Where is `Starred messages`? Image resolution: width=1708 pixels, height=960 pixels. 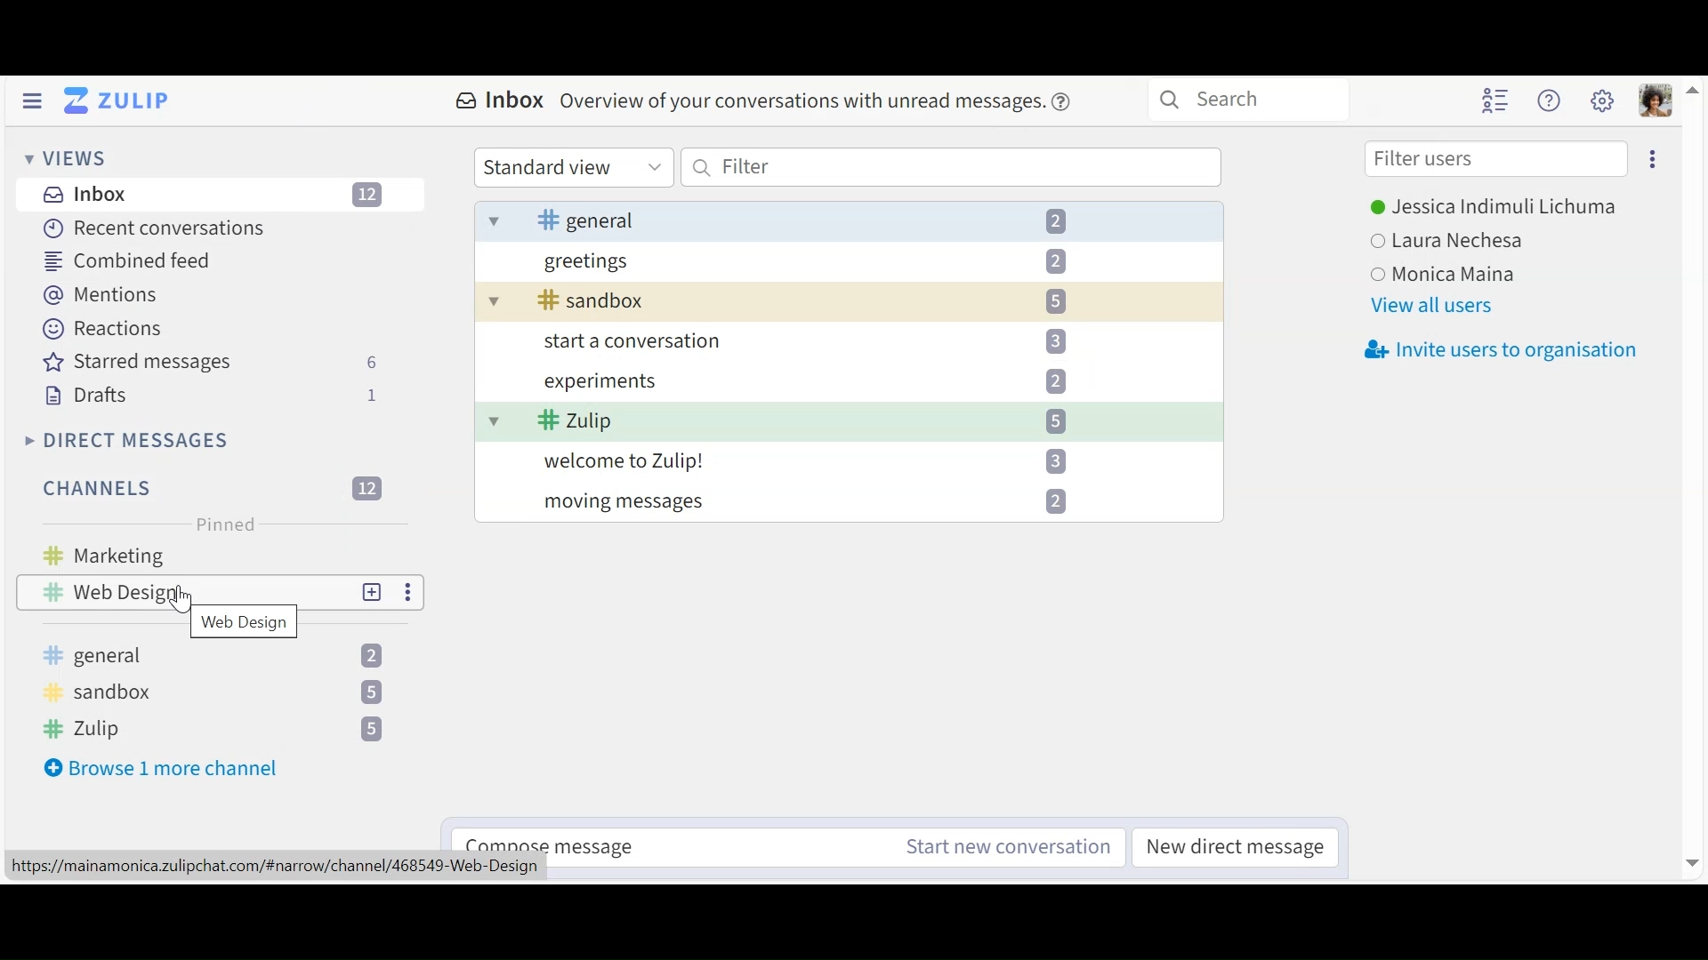 Starred messages is located at coordinates (209, 363).